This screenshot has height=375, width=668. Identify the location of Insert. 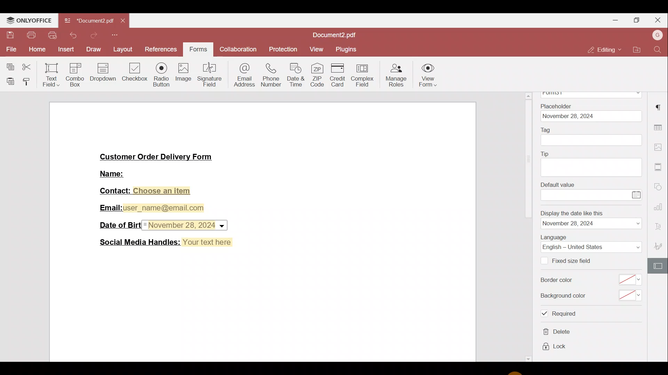
(65, 49).